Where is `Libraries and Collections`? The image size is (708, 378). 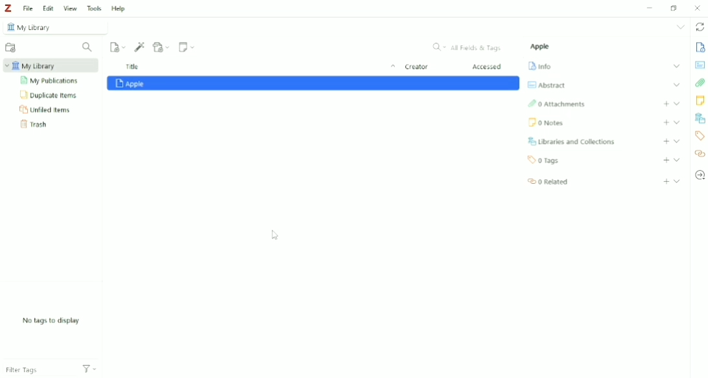 Libraries and Collections is located at coordinates (573, 141).